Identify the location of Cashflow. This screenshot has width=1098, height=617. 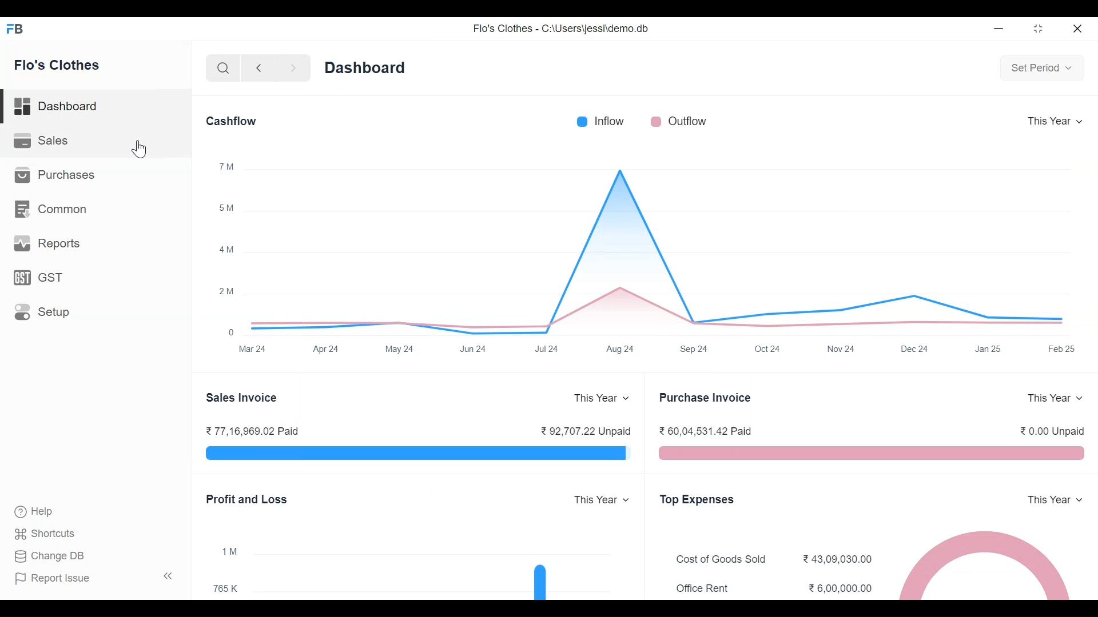
(230, 121).